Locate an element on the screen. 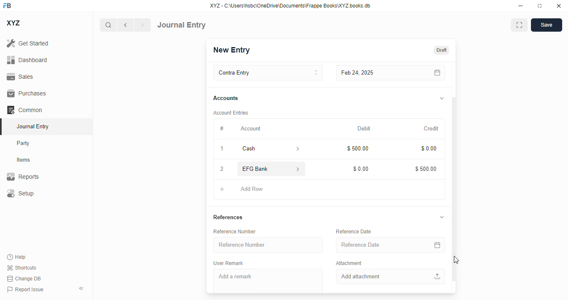 Image resolution: width=568 pixels, height=300 pixels. maximise window is located at coordinates (519, 25).